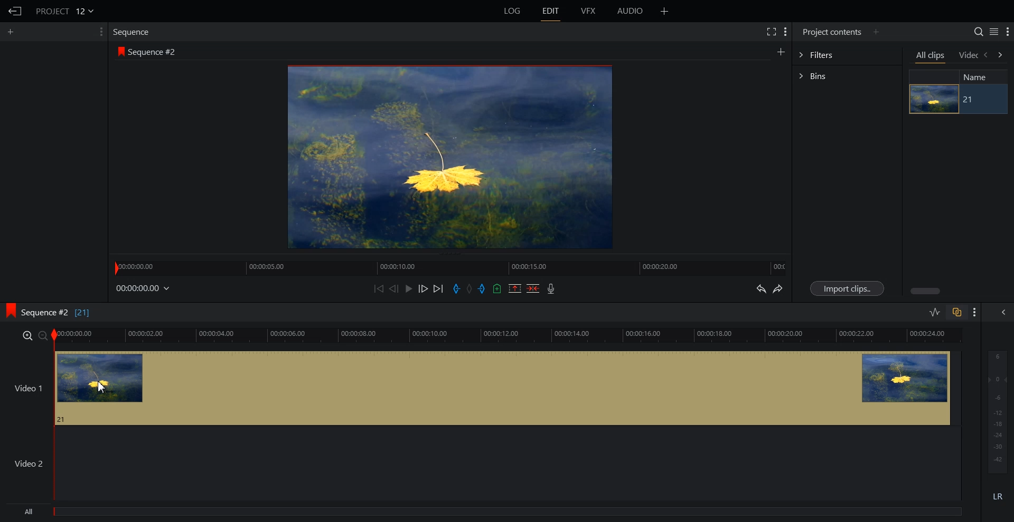  What do you see at coordinates (468, 288) in the screenshot?
I see `Clear All Marks` at bounding box center [468, 288].